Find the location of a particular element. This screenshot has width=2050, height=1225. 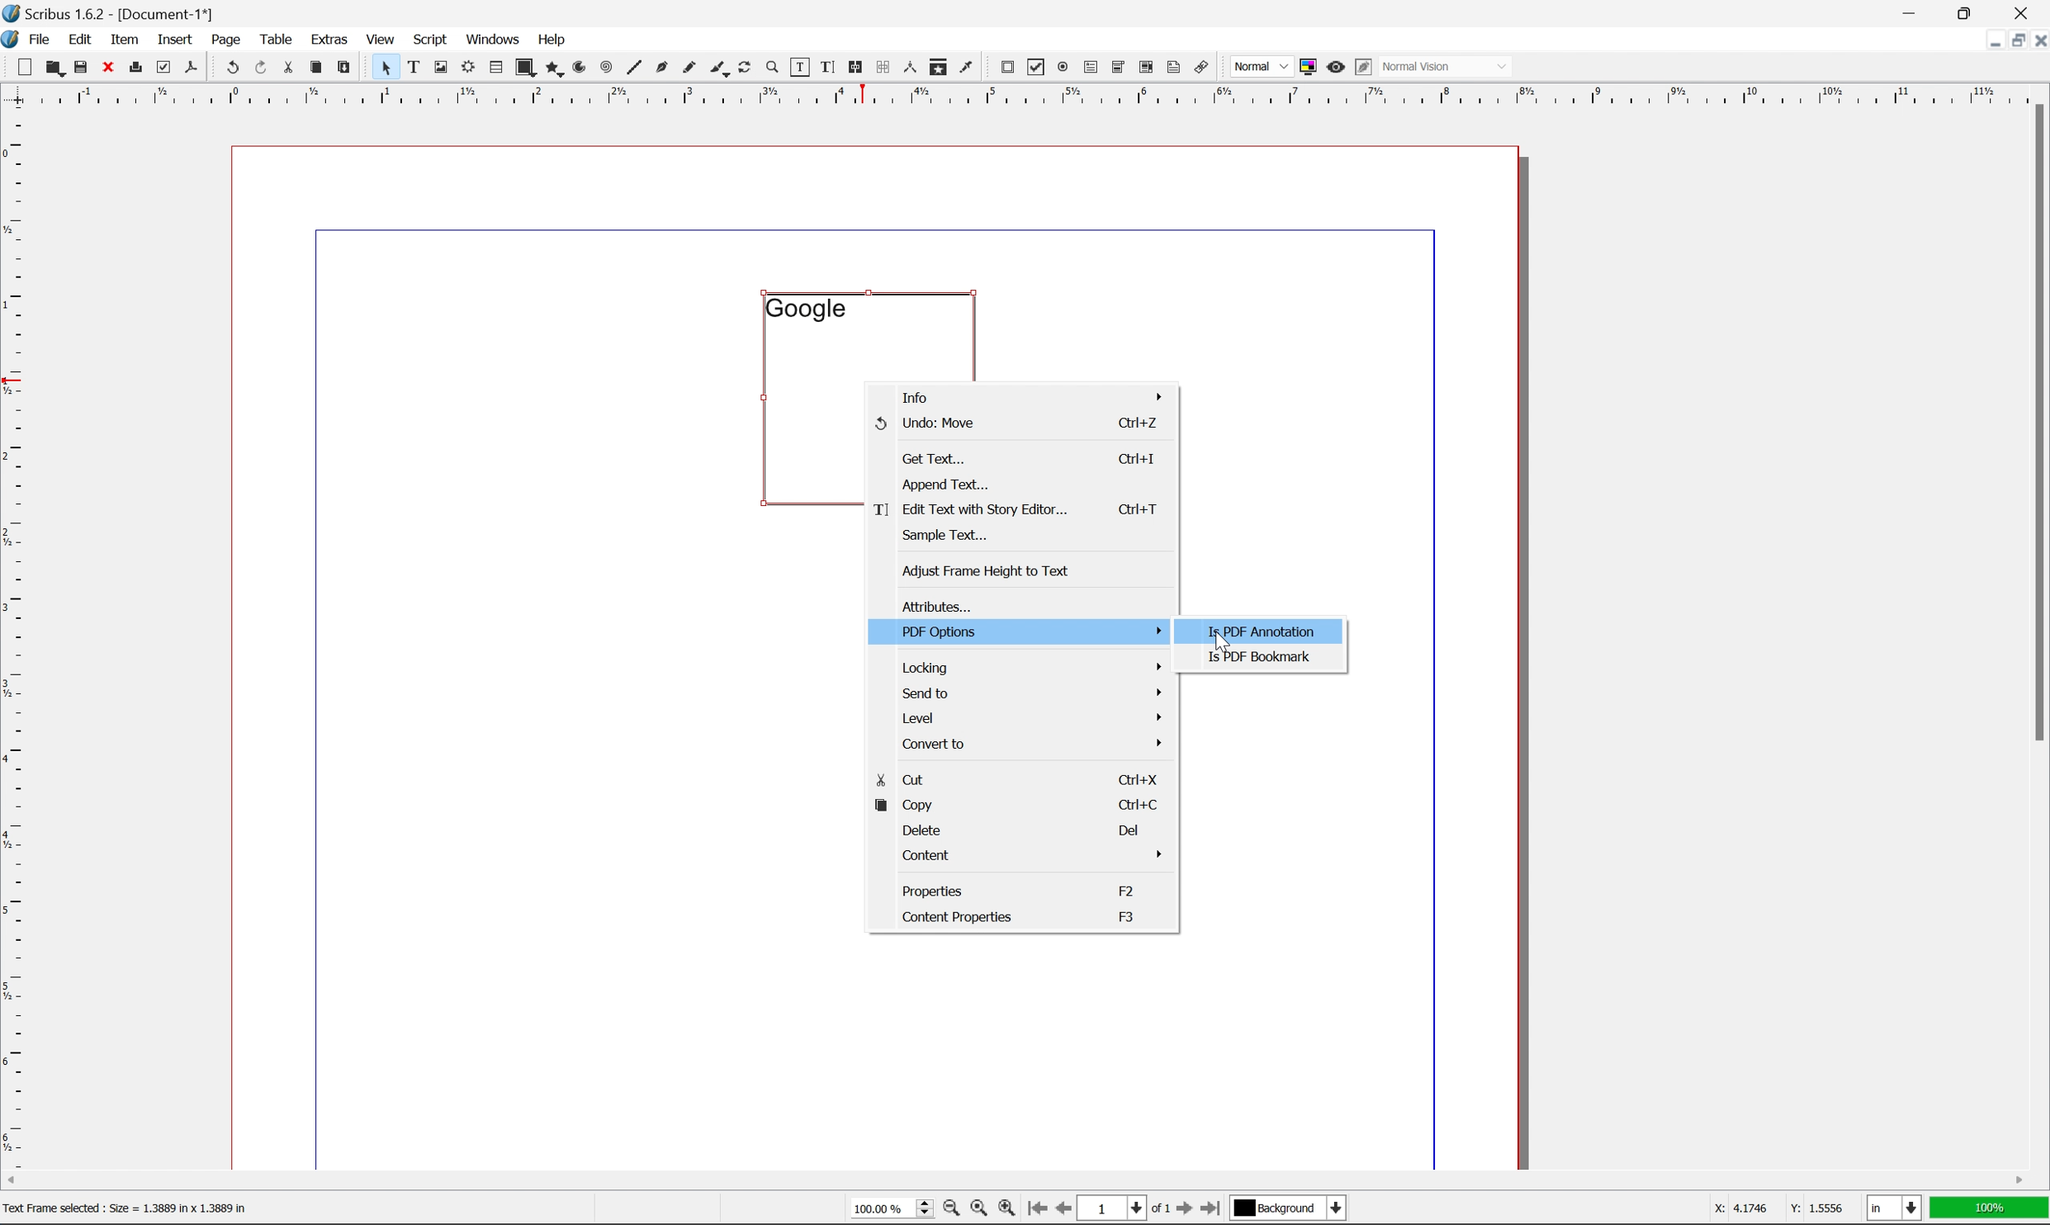

get text... is located at coordinates (935, 458).